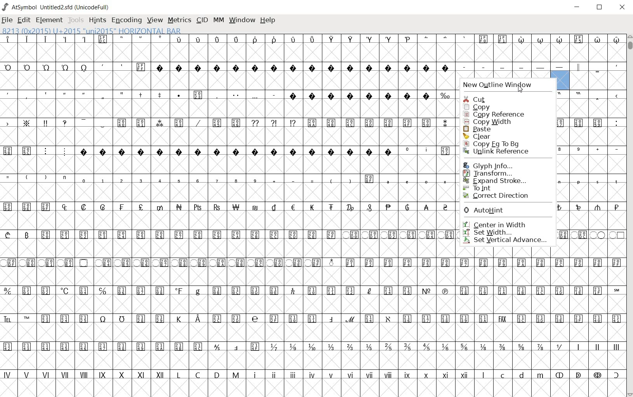  I want to click on GLYPHS, so click(228, 215).